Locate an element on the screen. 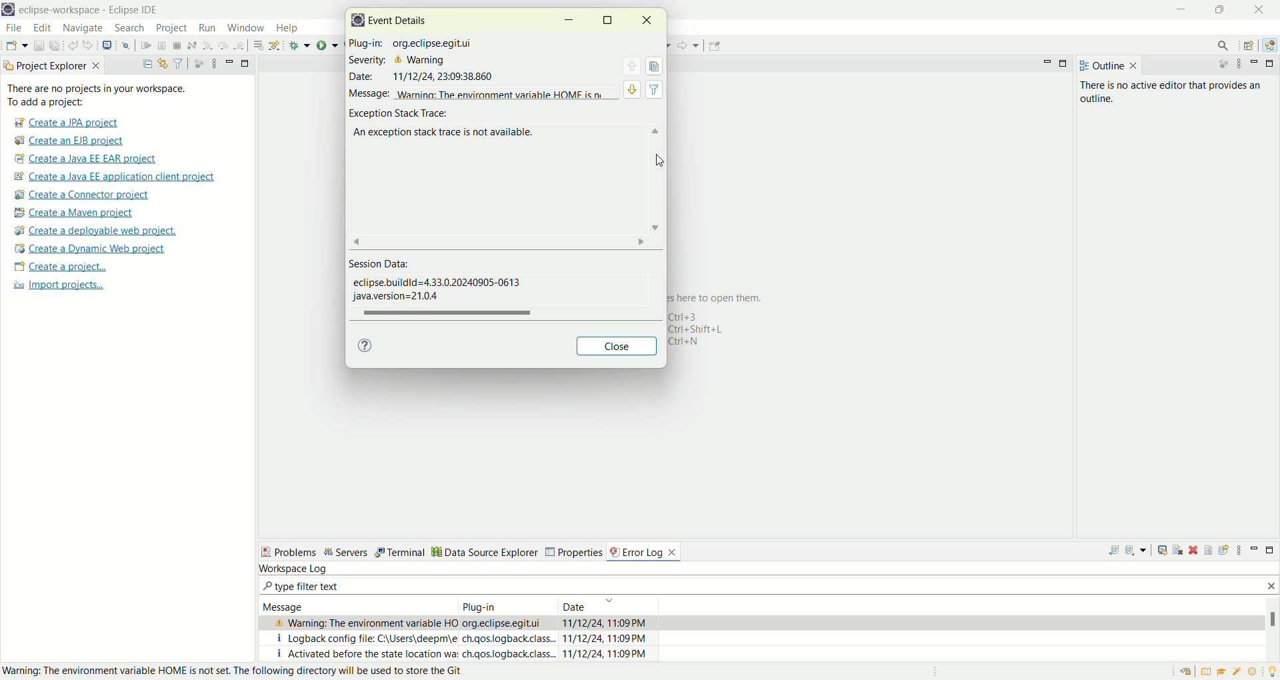  open perspective is located at coordinates (1247, 44).